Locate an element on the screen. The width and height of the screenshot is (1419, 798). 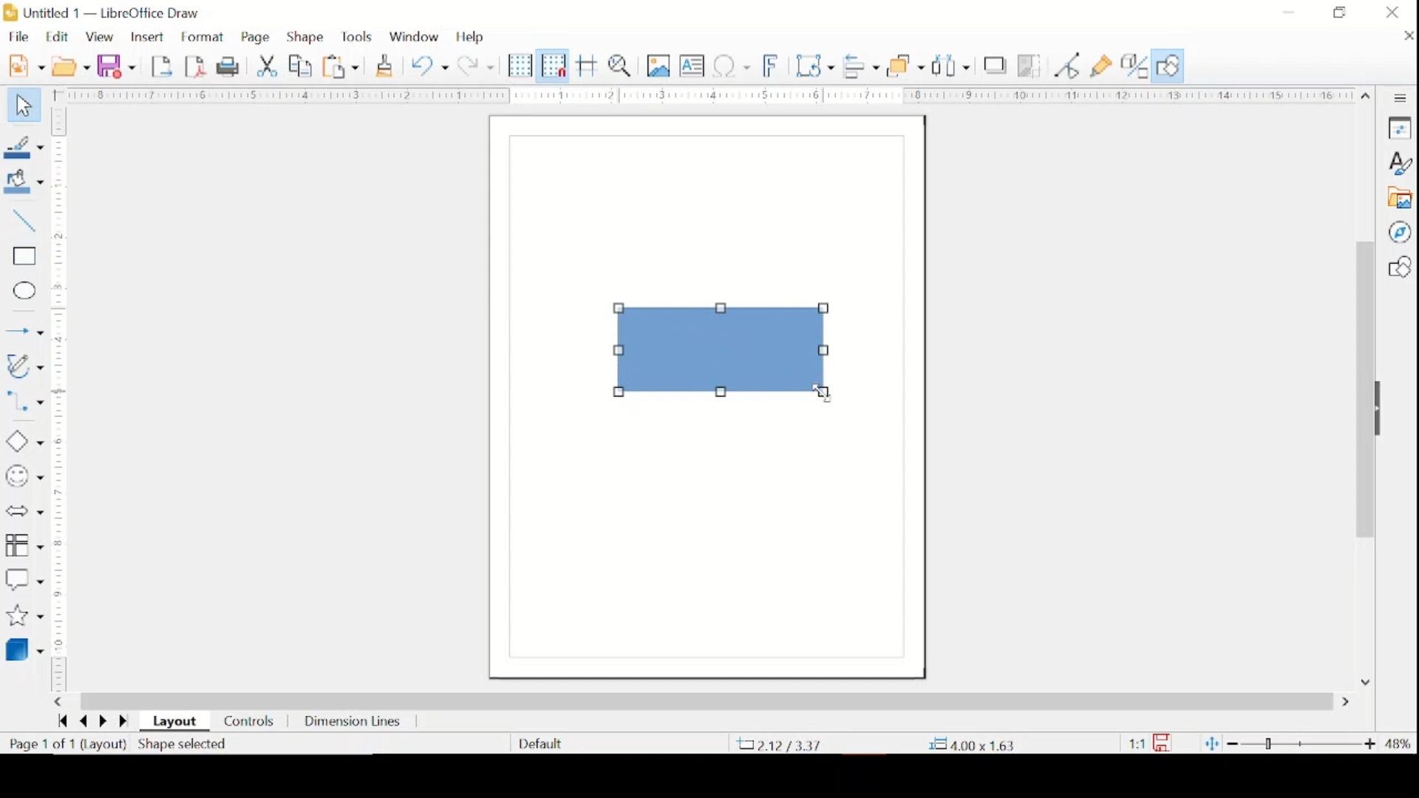
zoom level is located at coordinates (1399, 744).